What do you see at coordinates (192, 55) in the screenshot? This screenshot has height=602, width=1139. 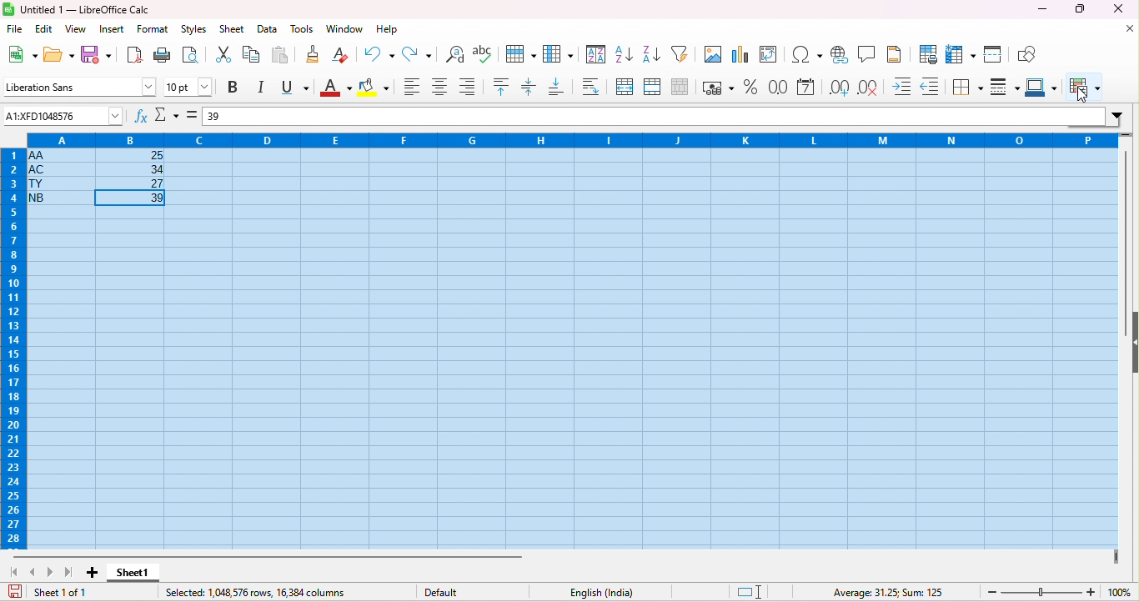 I see `print preview` at bounding box center [192, 55].